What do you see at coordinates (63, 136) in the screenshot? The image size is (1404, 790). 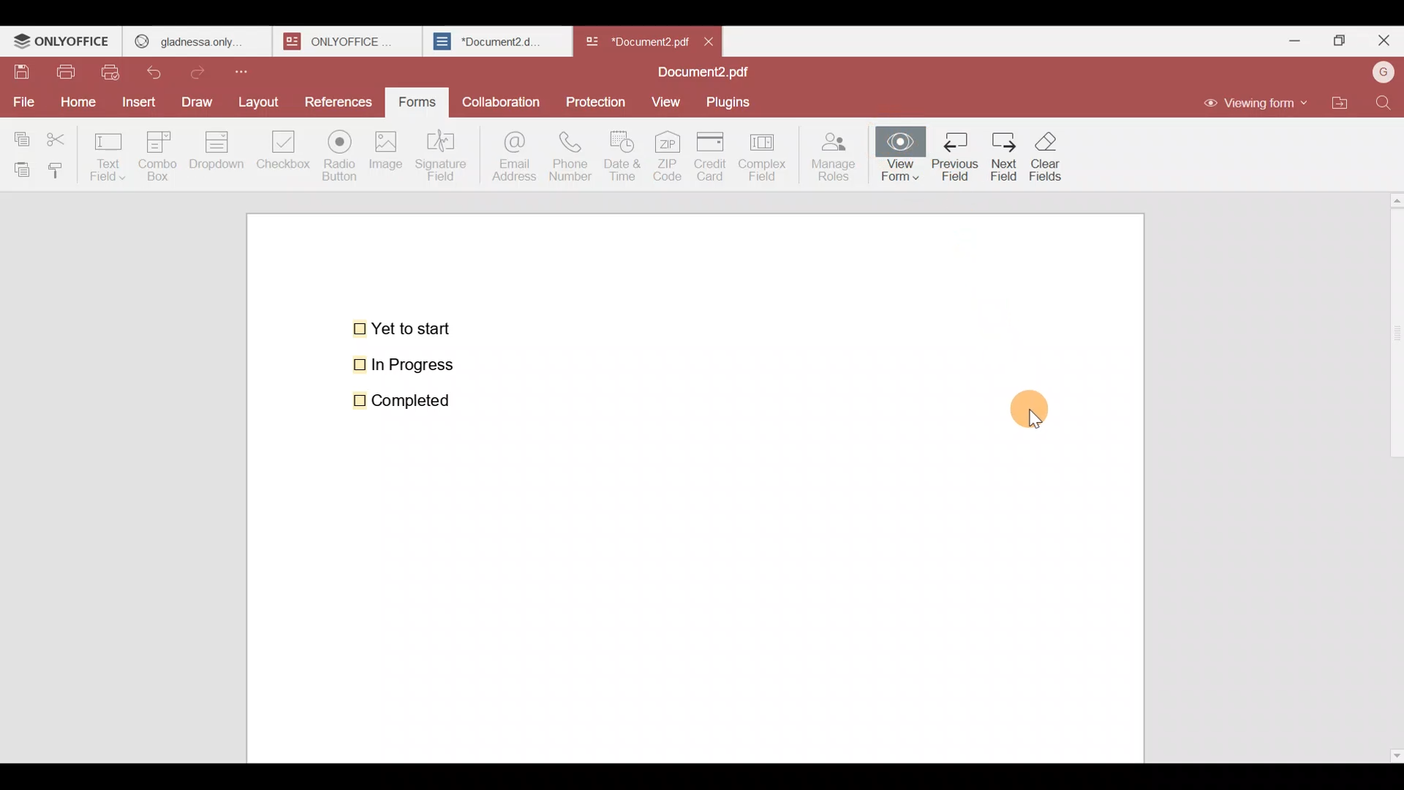 I see `Cut` at bounding box center [63, 136].